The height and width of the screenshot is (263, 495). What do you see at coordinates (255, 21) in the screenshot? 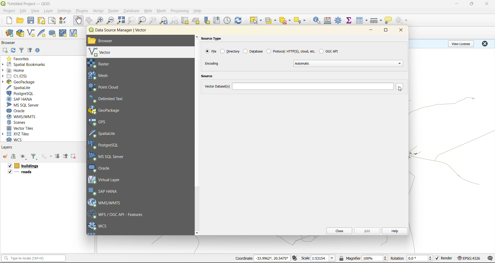
I see `select` at bounding box center [255, 21].